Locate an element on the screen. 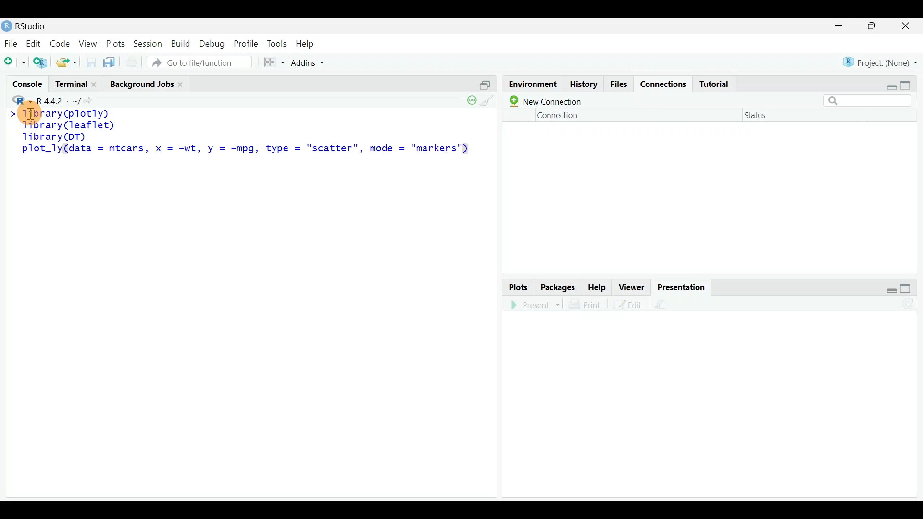  Addins is located at coordinates (310, 62).